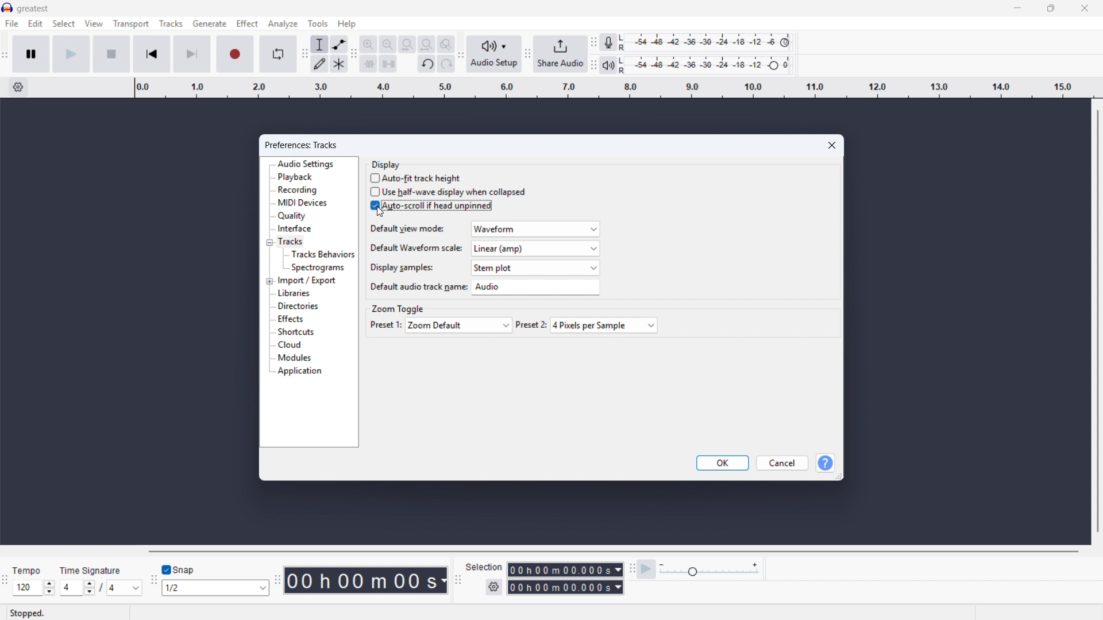  Describe the element at coordinates (270, 281) in the screenshot. I see `Expand ` at that location.